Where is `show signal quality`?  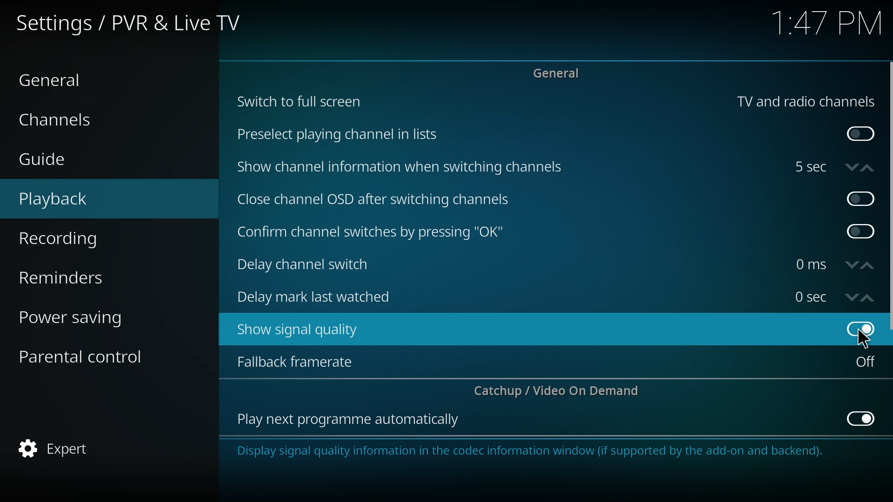 show signal quality is located at coordinates (304, 330).